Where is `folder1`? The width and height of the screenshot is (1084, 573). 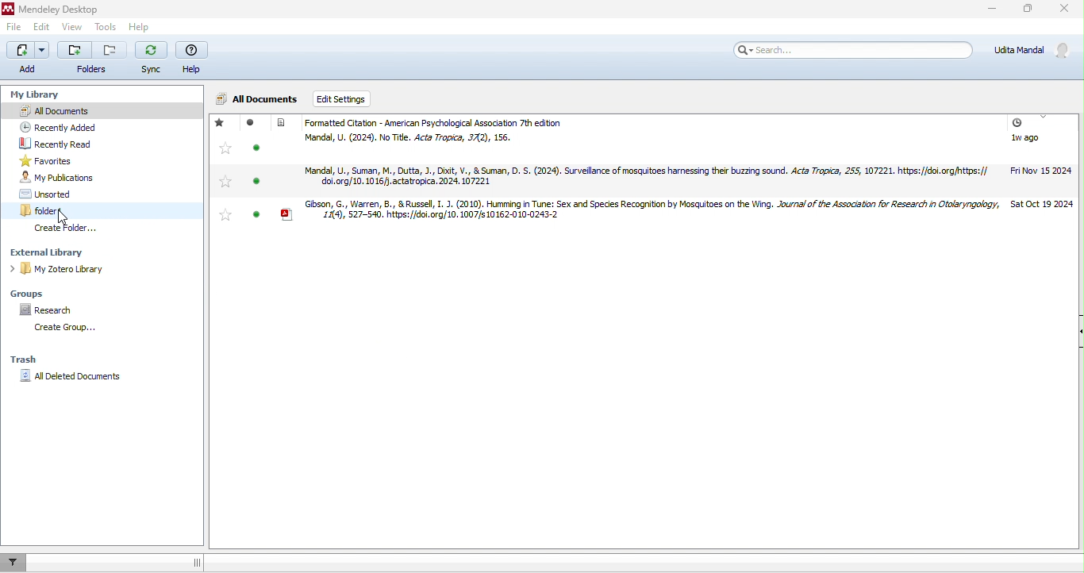
folder1 is located at coordinates (74, 210).